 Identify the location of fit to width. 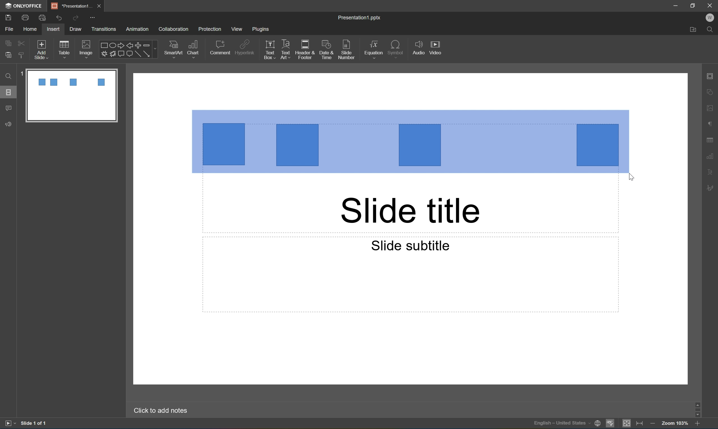
(640, 424).